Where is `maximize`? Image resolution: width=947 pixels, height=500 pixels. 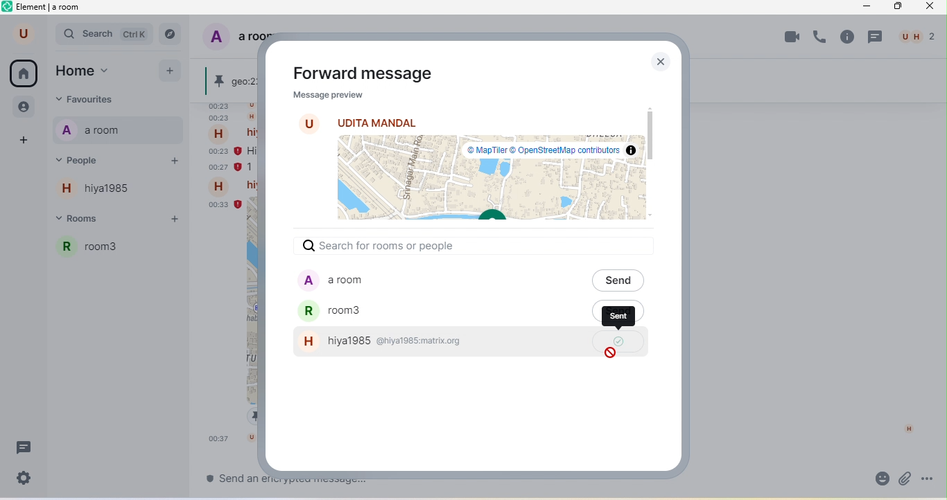 maximize is located at coordinates (898, 7).